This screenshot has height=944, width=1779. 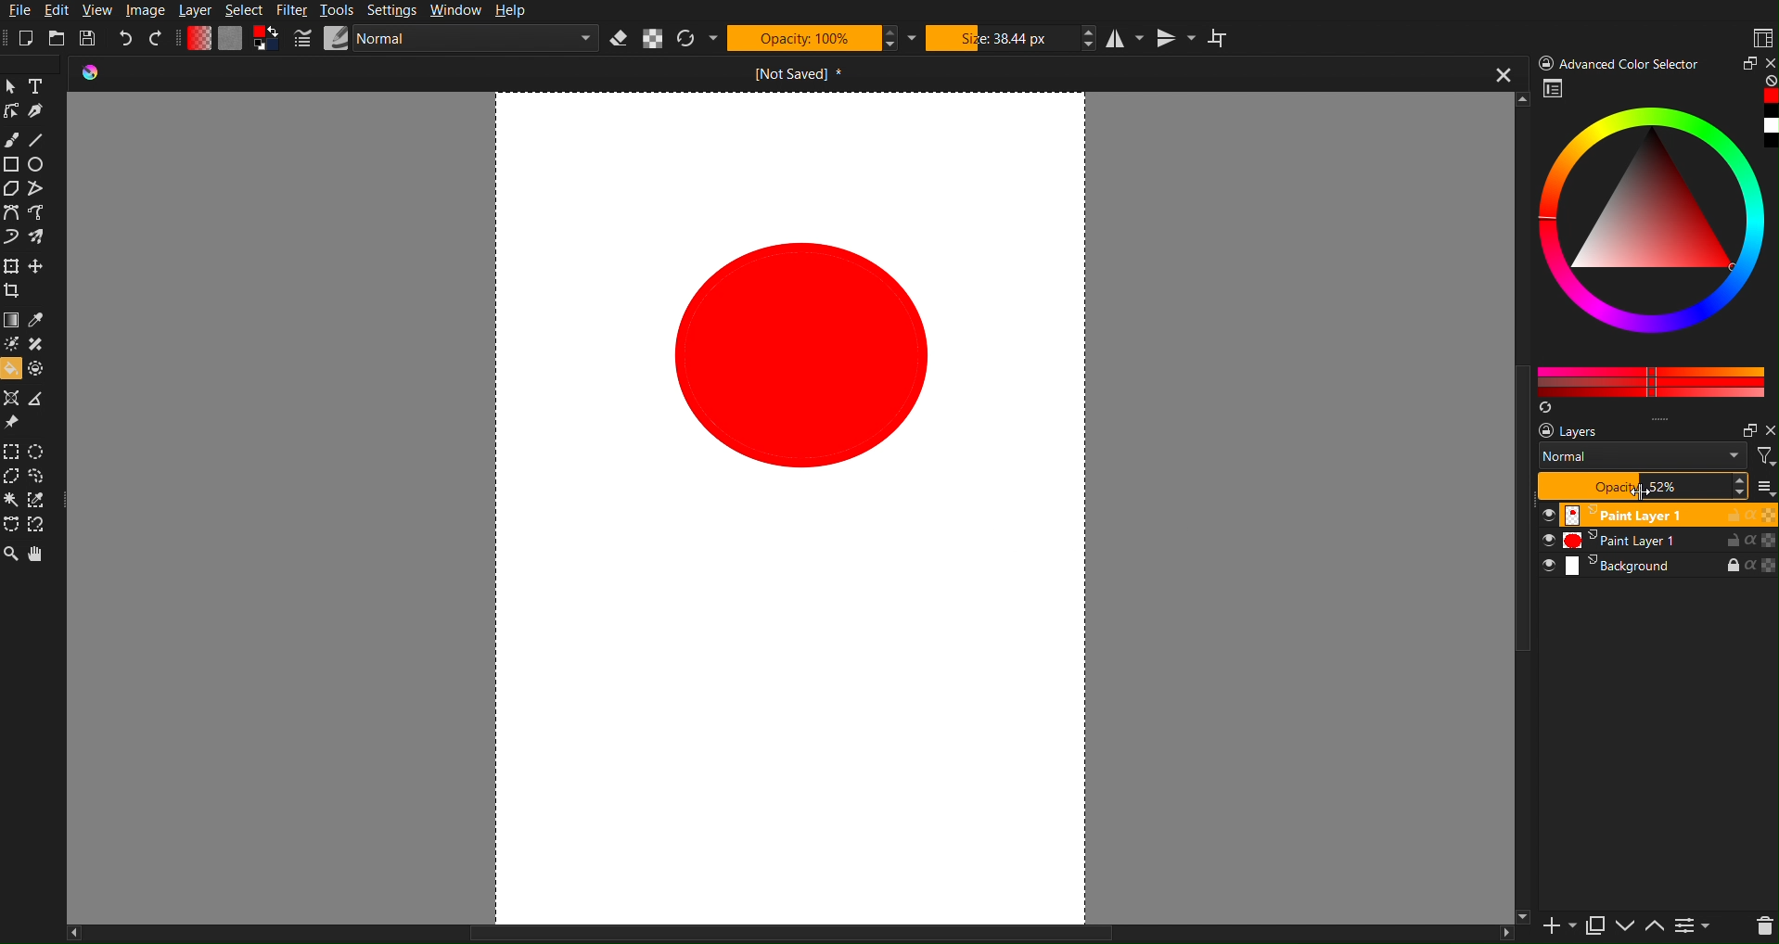 I want to click on View, so click(x=98, y=12).